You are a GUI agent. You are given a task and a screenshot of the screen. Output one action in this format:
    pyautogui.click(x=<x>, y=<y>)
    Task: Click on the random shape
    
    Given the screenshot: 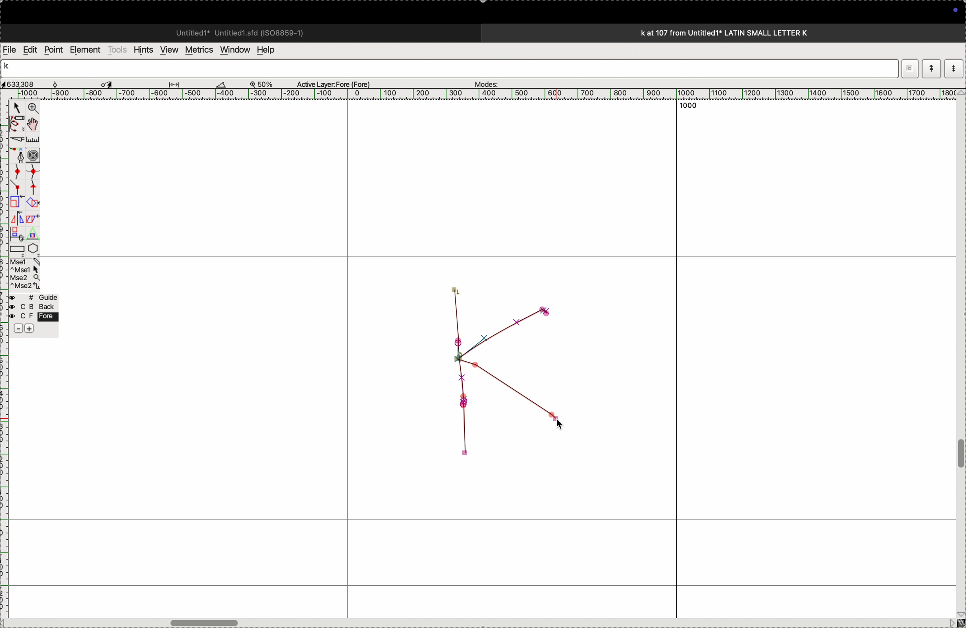 What is the action you would take?
    pyautogui.click(x=502, y=377)
    